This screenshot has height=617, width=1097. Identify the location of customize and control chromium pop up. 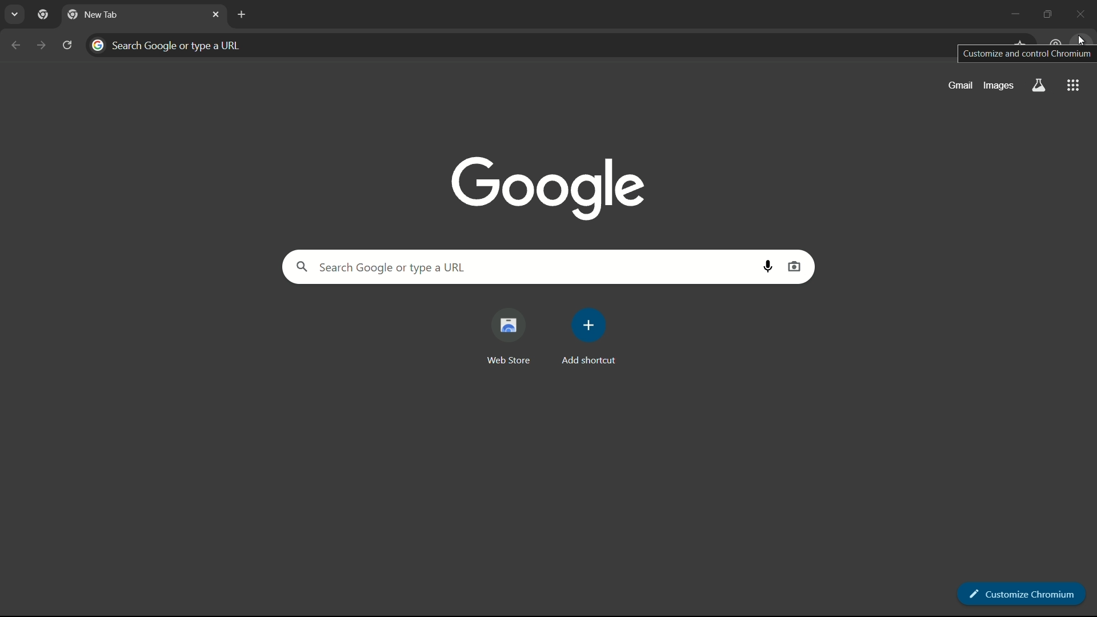
(1026, 54).